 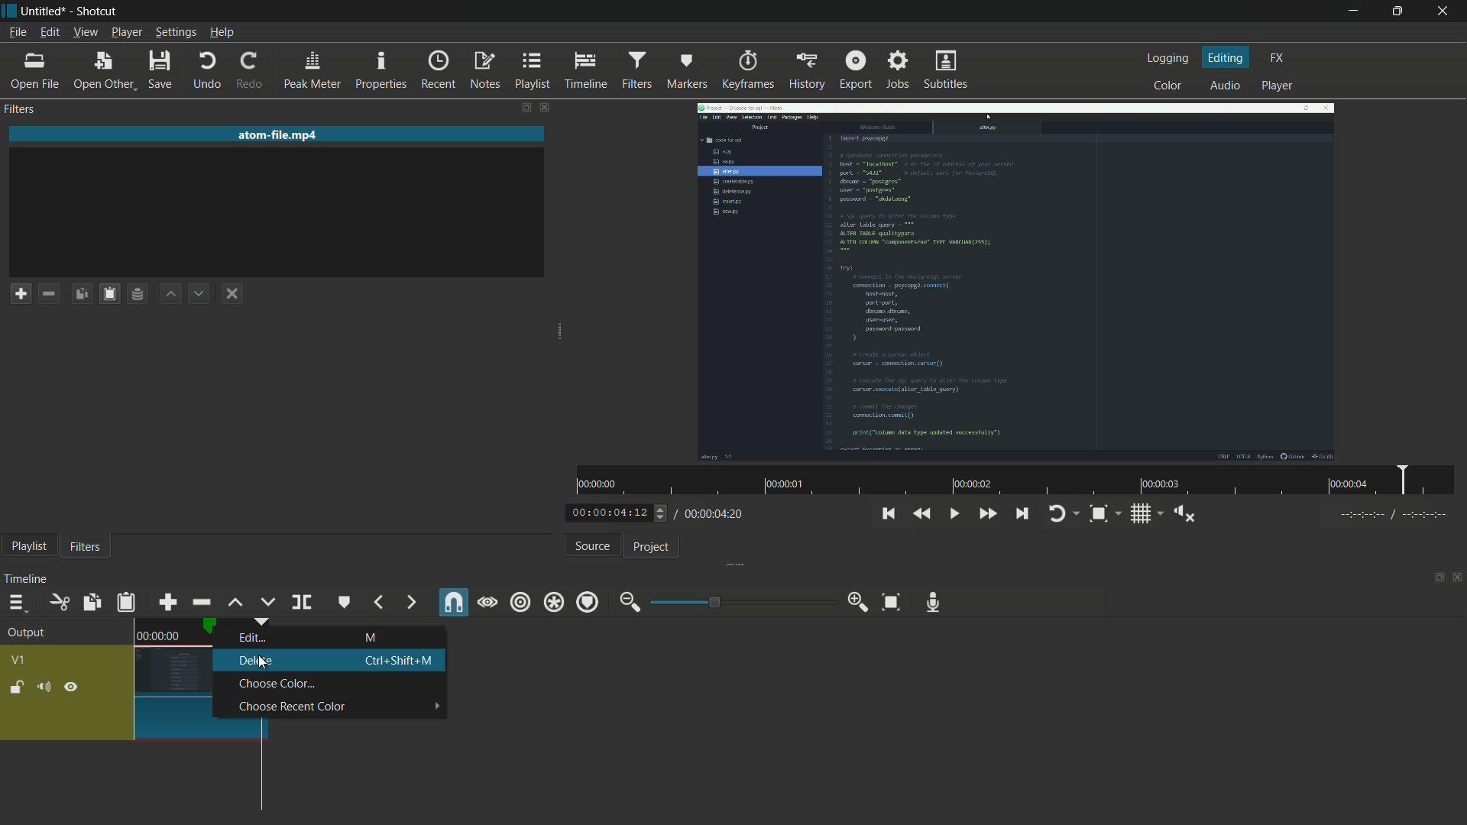 I want to click on player menu, so click(x=127, y=33).